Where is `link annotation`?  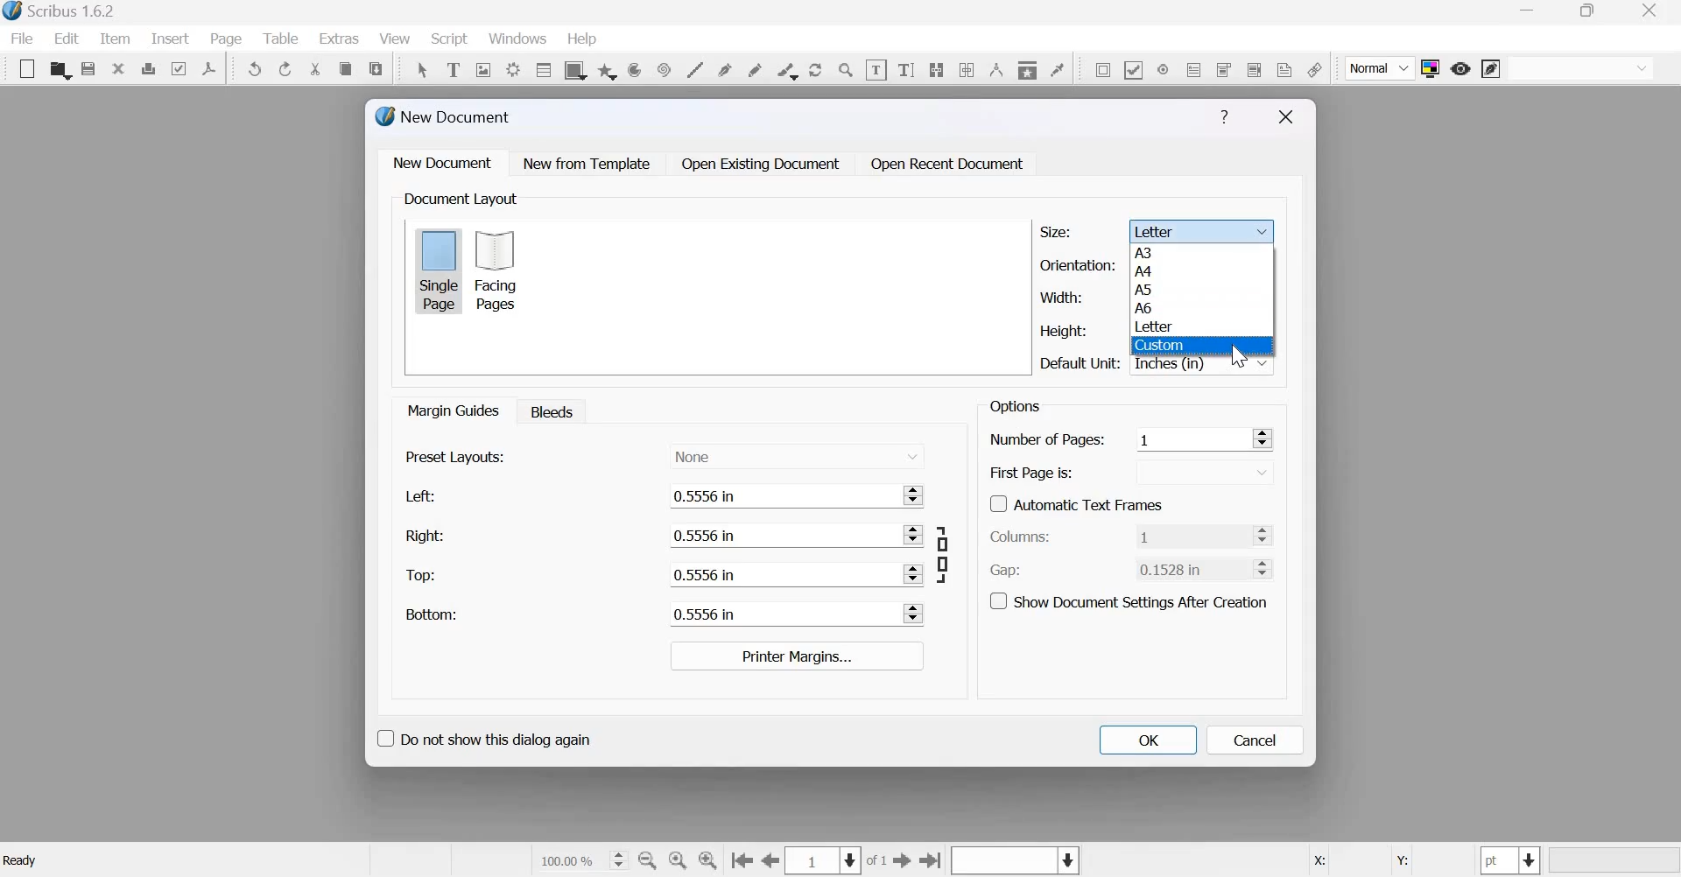 link annotation is located at coordinates (1314, 69).